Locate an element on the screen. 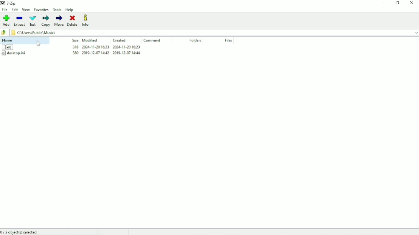 The height and width of the screenshot is (235, 419). Created is located at coordinates (120, 40).